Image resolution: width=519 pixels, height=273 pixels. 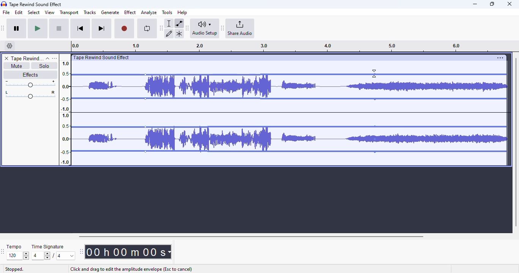 What do you see at coordinates (27, 59) in the screenshot?
I see `track name` at bounding box center [27, 59].